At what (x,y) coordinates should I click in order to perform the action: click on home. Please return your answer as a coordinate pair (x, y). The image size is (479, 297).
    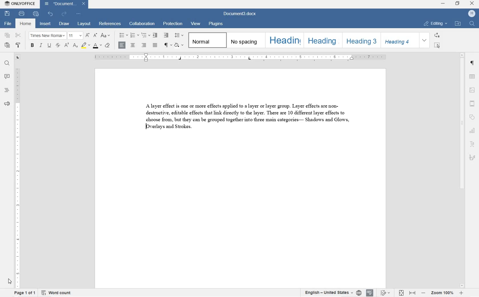
    Looking at the image, I should click on (27, 24).